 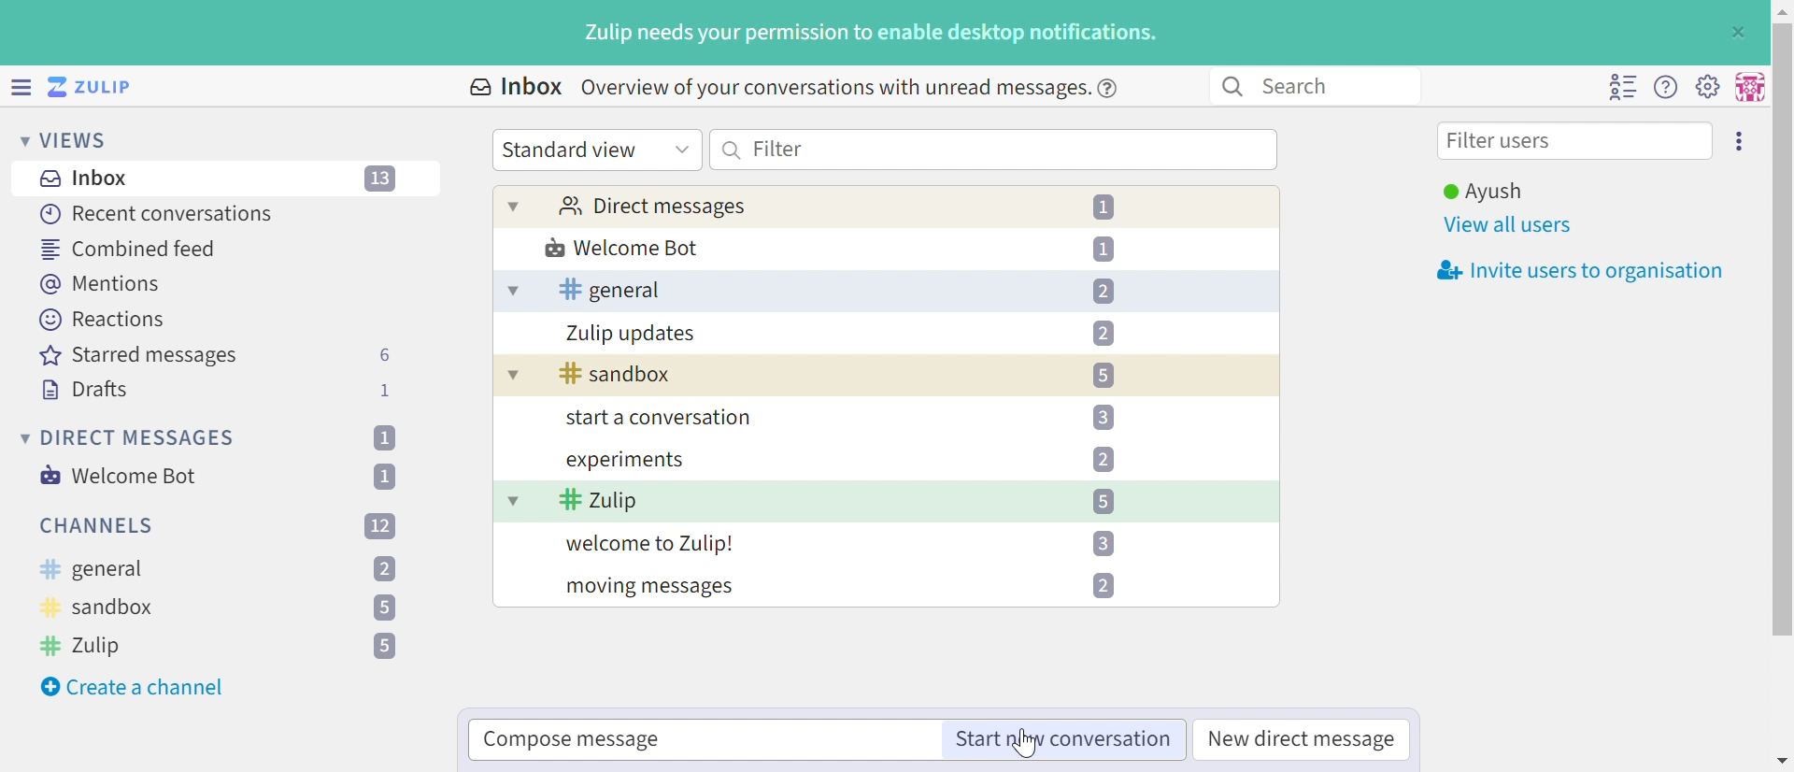 What do you see at coordinates (1736, 33) in the screenshot?
I see `Close` at bounding box center [1736, 33].